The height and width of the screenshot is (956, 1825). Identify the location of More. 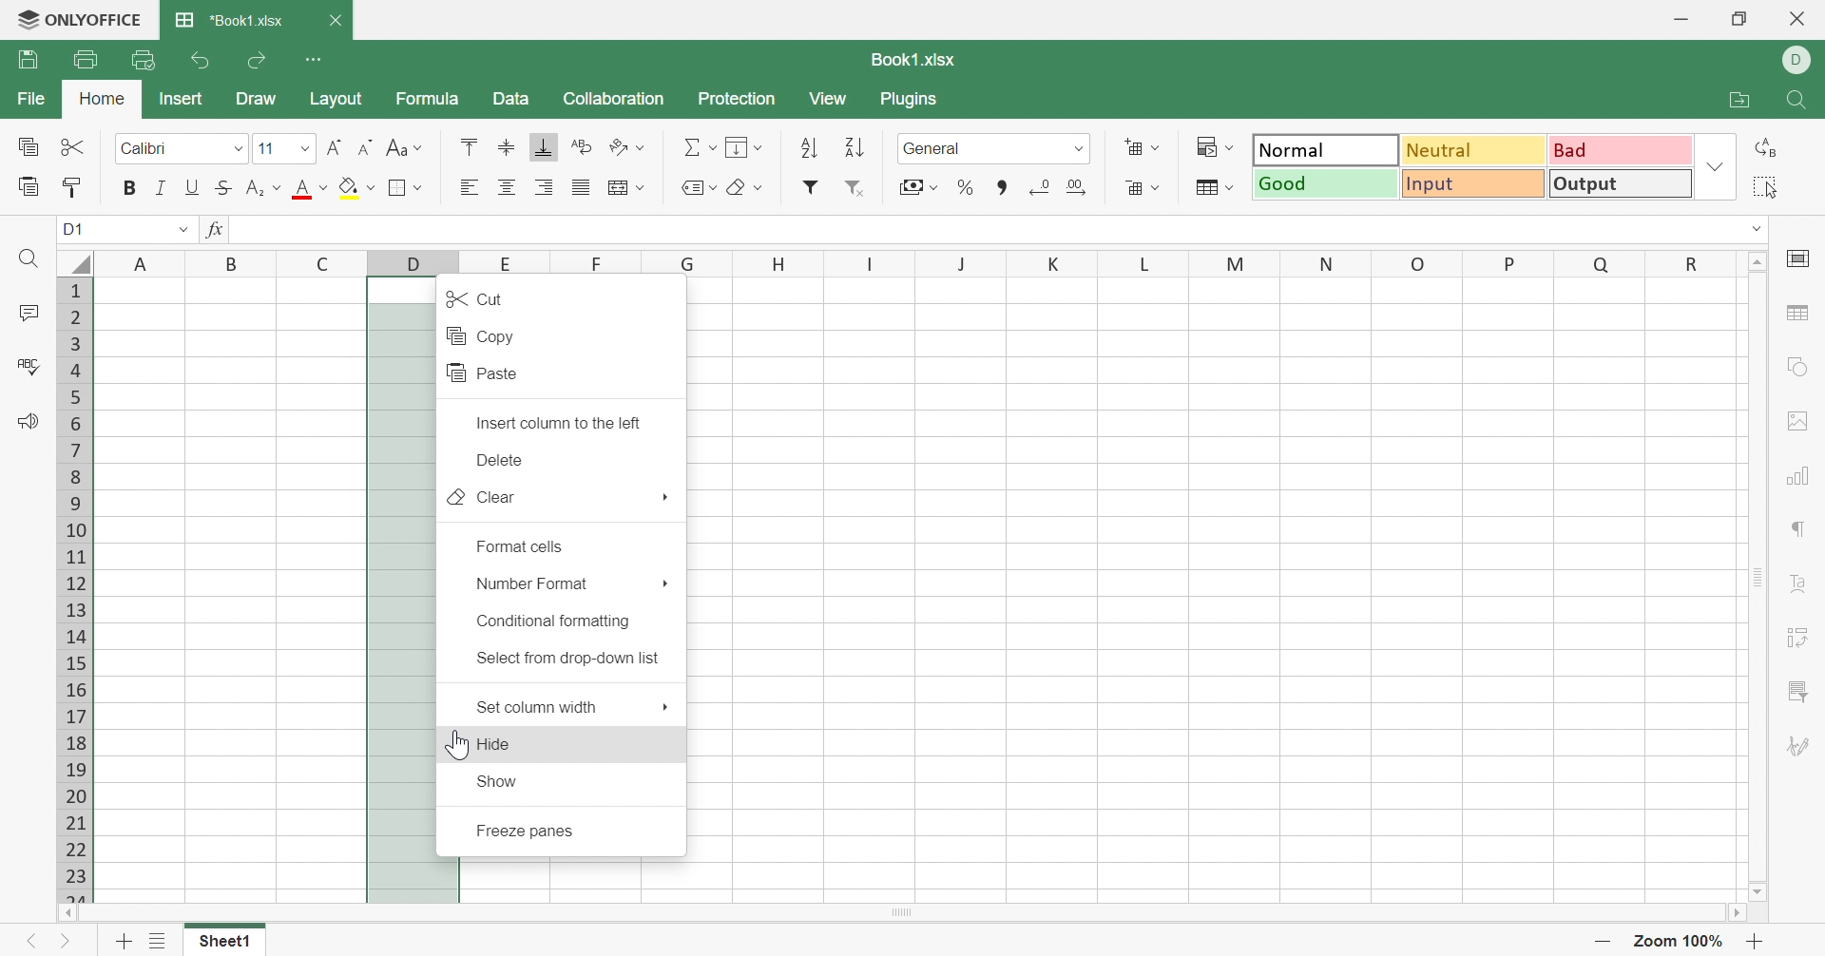
(665, 499).